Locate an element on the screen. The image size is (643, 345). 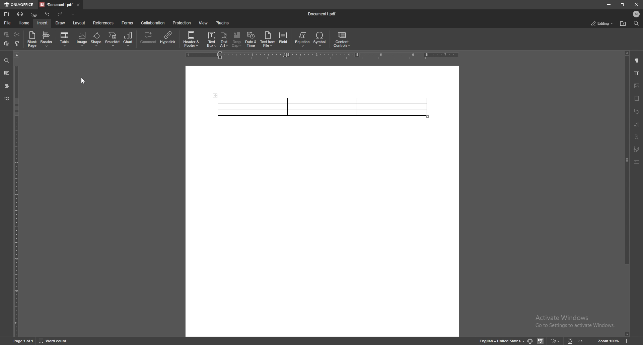
minimize is located at coordinates (609, 5).